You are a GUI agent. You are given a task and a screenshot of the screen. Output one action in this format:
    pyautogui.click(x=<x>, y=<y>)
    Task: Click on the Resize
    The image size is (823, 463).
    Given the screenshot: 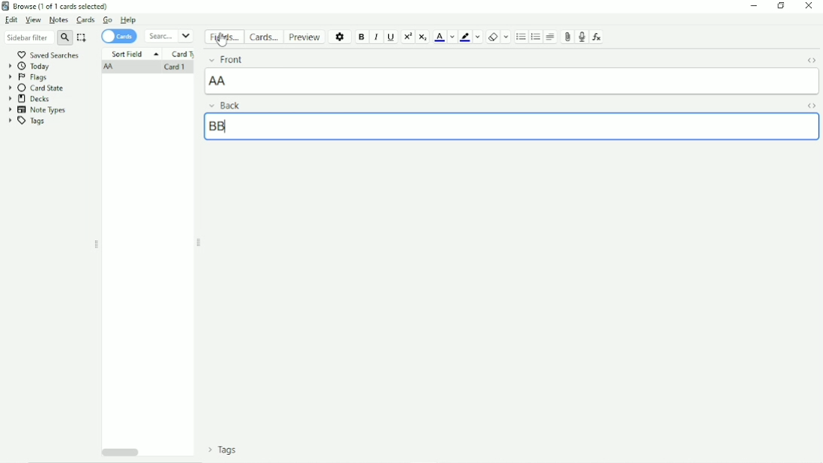 What is the action you would take?
    pyautogui.click(x=96, y=244)
    